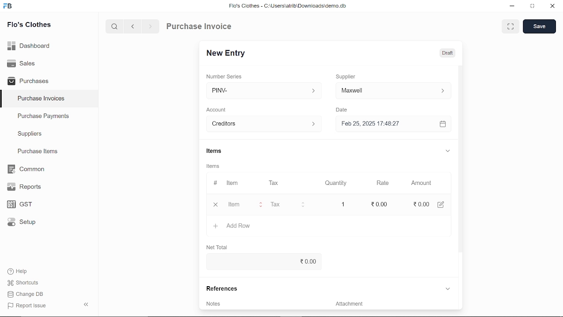  Describe the element at coordinates (84, 305) in the screenshot. I see `hide` at that location.